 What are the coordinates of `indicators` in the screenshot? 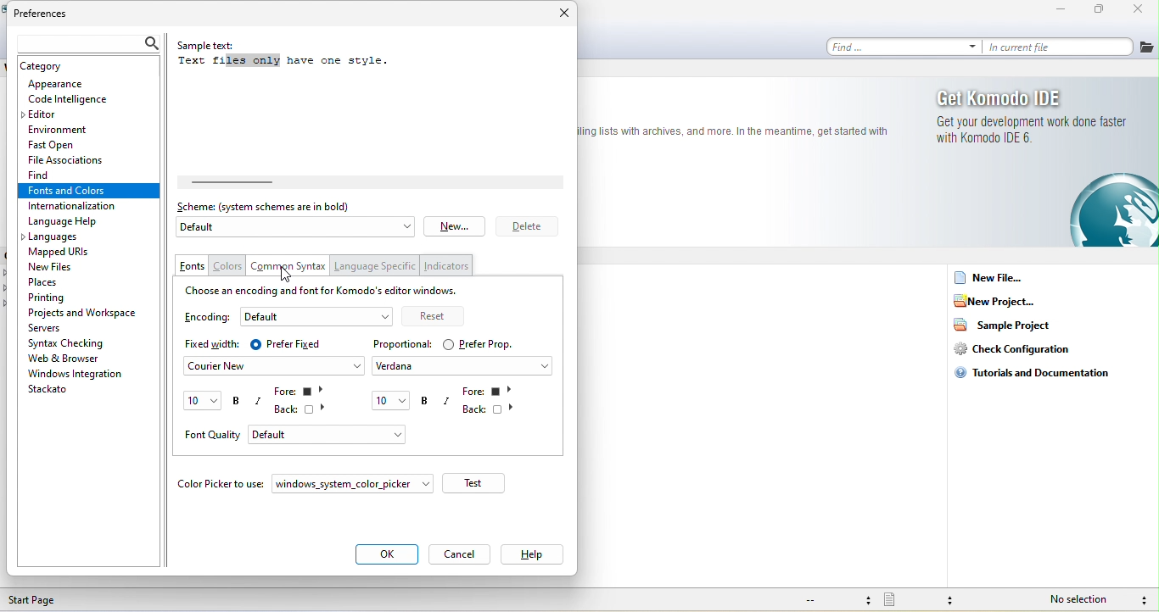 It's located at (450, 263).